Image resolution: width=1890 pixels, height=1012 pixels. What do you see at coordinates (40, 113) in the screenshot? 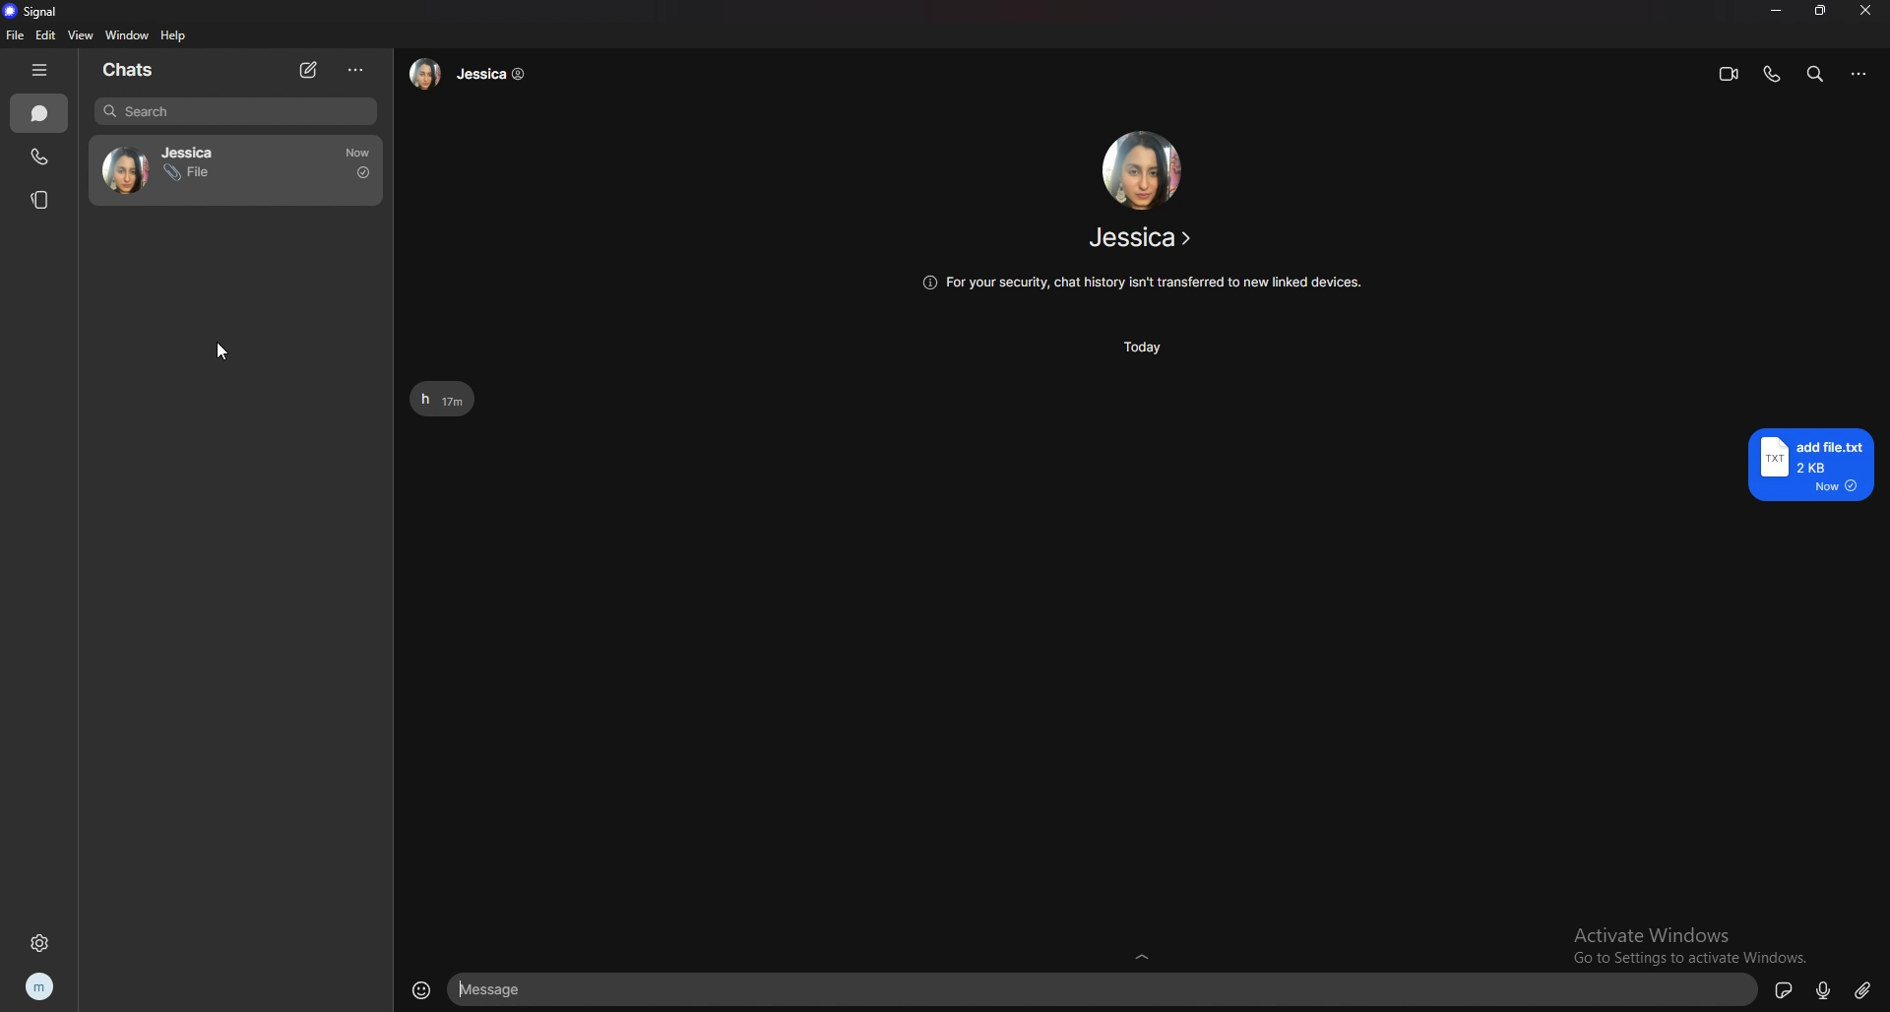
I see `chats` at bounding box center [40, 113].